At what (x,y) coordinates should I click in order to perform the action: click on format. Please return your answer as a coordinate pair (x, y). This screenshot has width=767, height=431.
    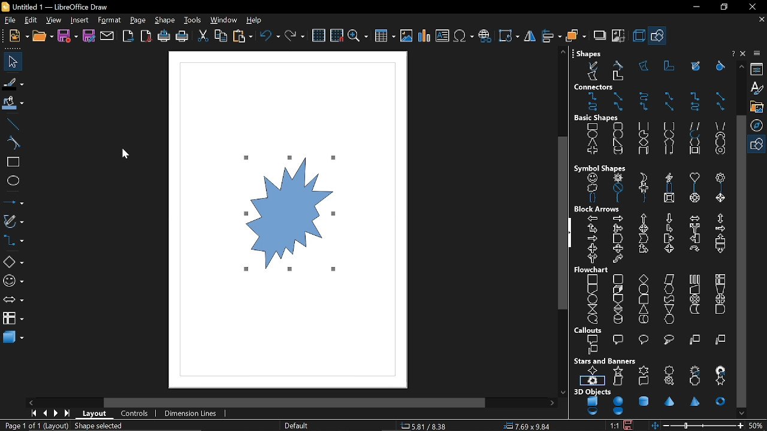
    Looking at the image, I should click on (109, 20).